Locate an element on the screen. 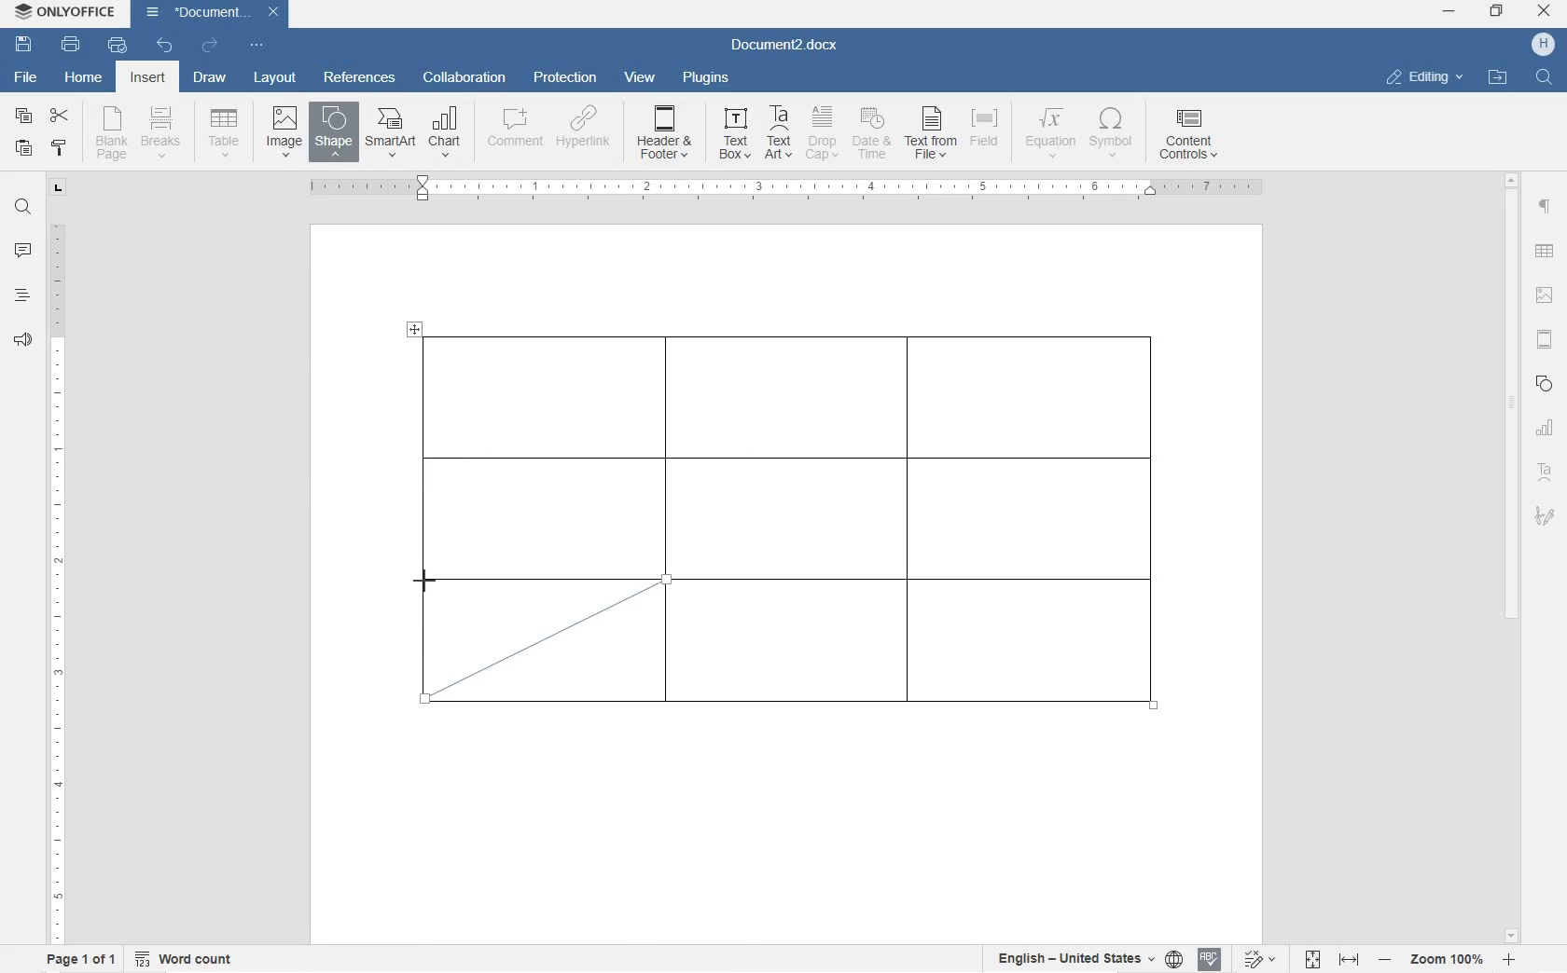 This screenshot has height=973, width=1567. close is located at coordinates (1544, 12).